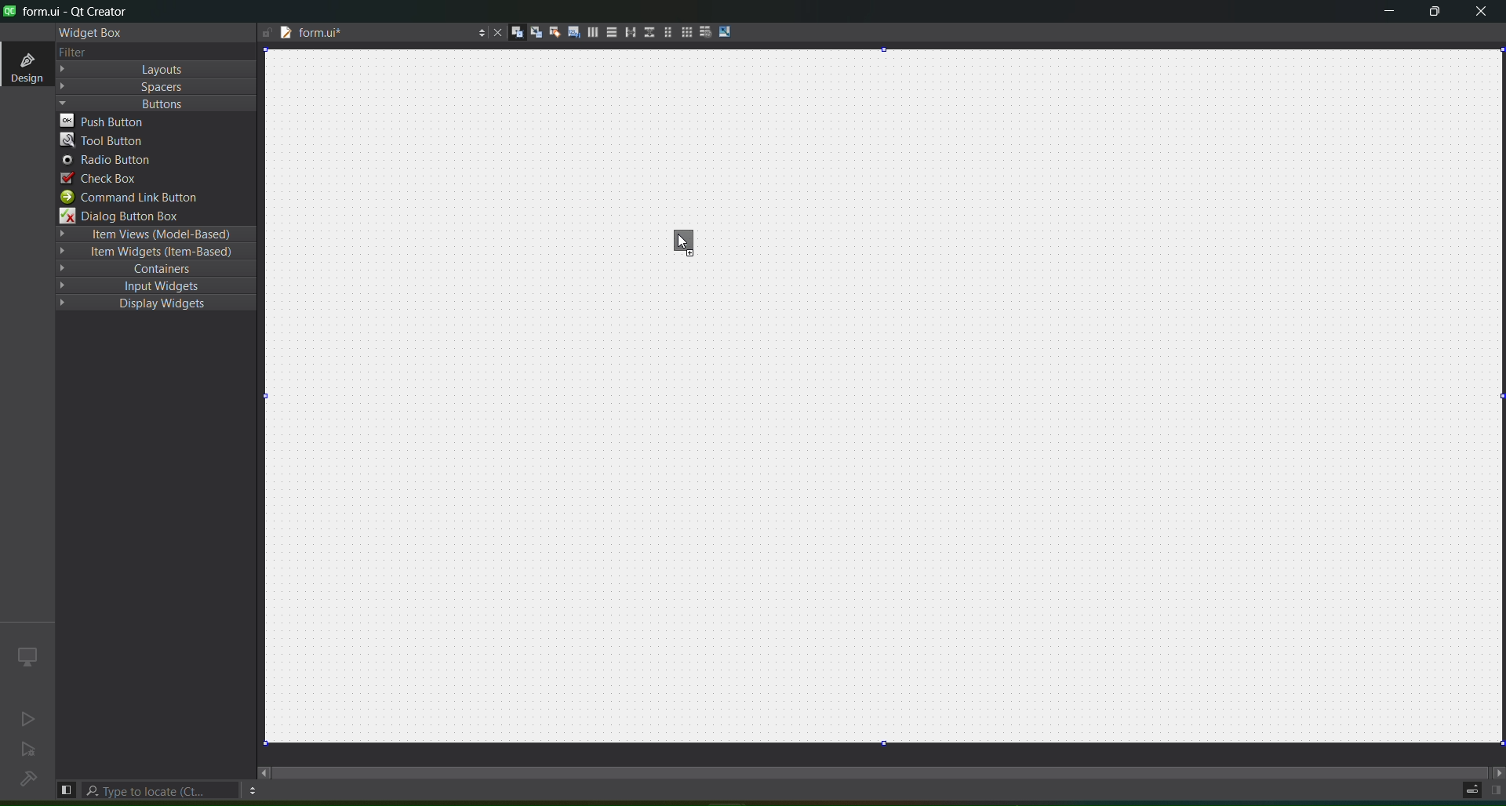 The image size is (1506, 806). I want to click on command link button, so click(153, 197).